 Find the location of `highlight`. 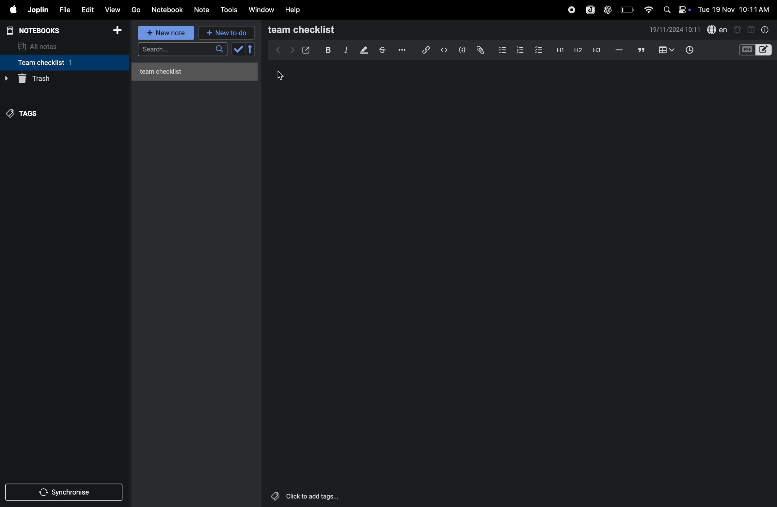

highlight is located at coordinates (363, 50).